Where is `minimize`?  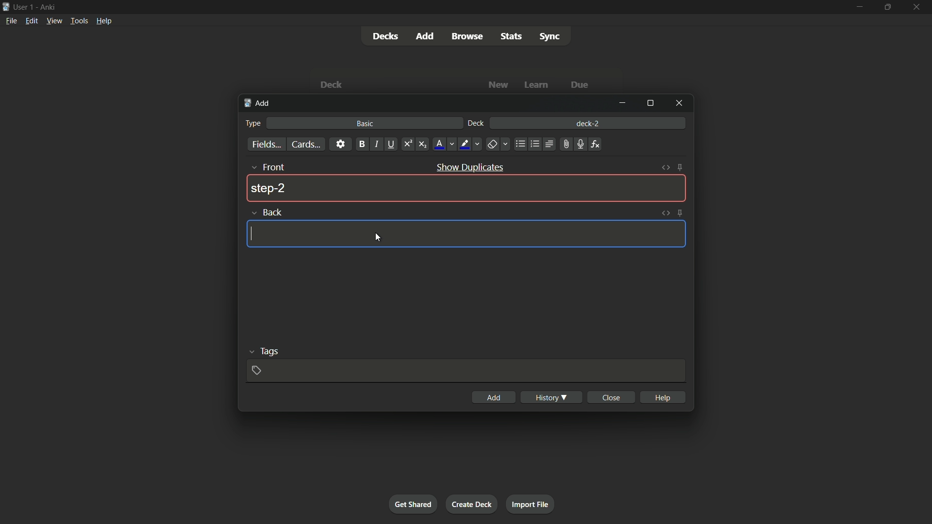
minimize is located at coordinates (861, 6).